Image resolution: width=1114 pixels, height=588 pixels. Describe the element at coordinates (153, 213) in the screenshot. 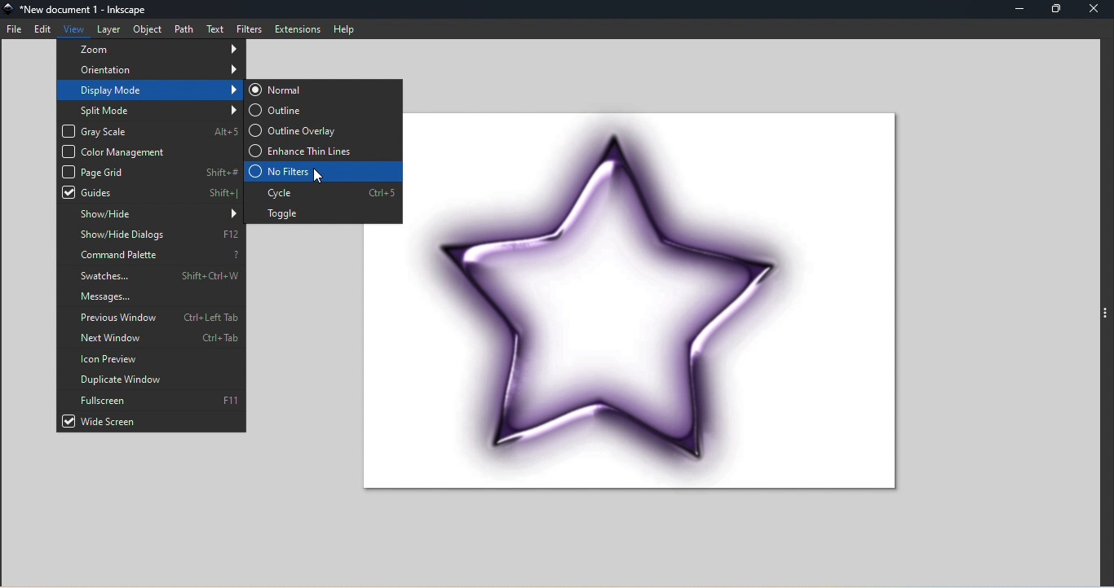

I see `Show/hide` at that location.